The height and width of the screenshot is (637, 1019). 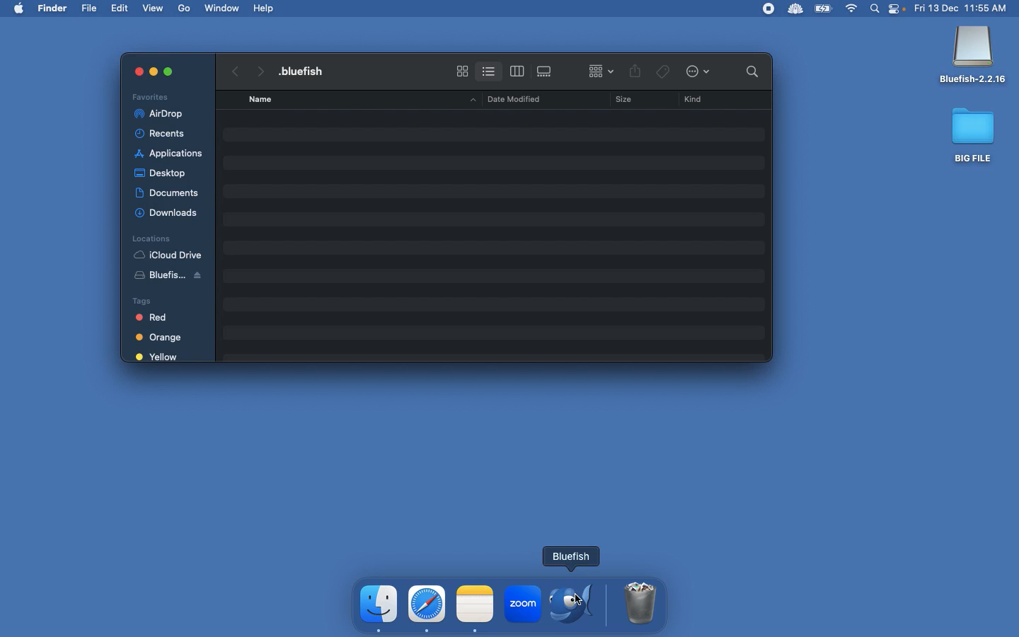 What do you see at coordinates (262, 99) in the screenshot?
I see `Name` at bounding box center [262, 99].